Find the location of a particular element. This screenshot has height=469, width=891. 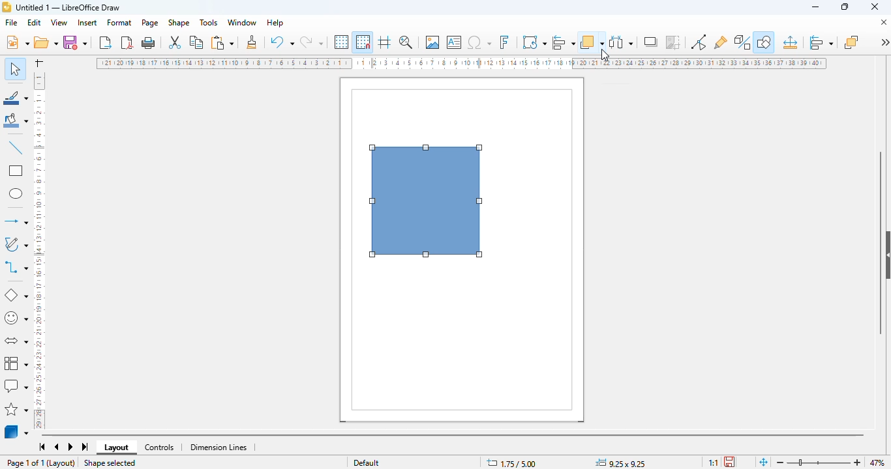

position and size is located at coordinates (790, 42).